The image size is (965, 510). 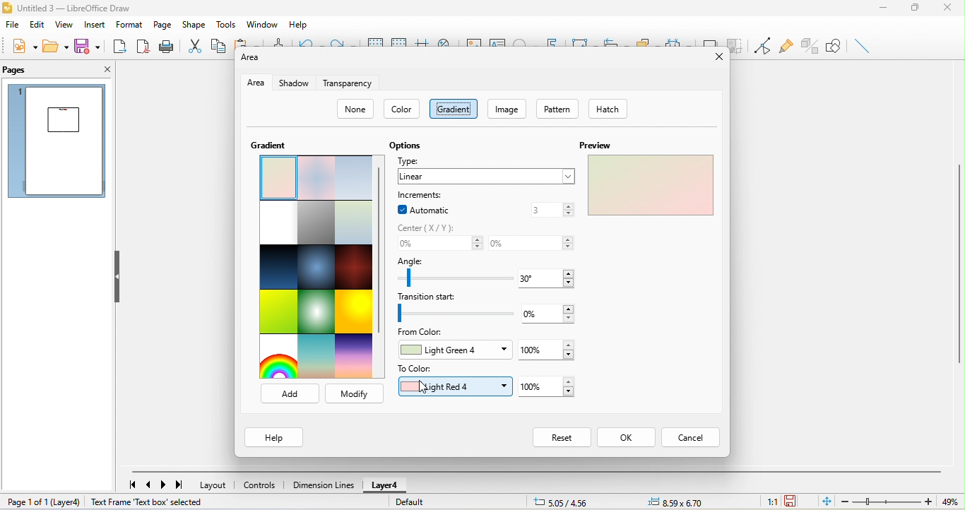 What do you see at coordinates (55, 142) in the screenshot?
I see `page preview` at bounding box center [55, 142].